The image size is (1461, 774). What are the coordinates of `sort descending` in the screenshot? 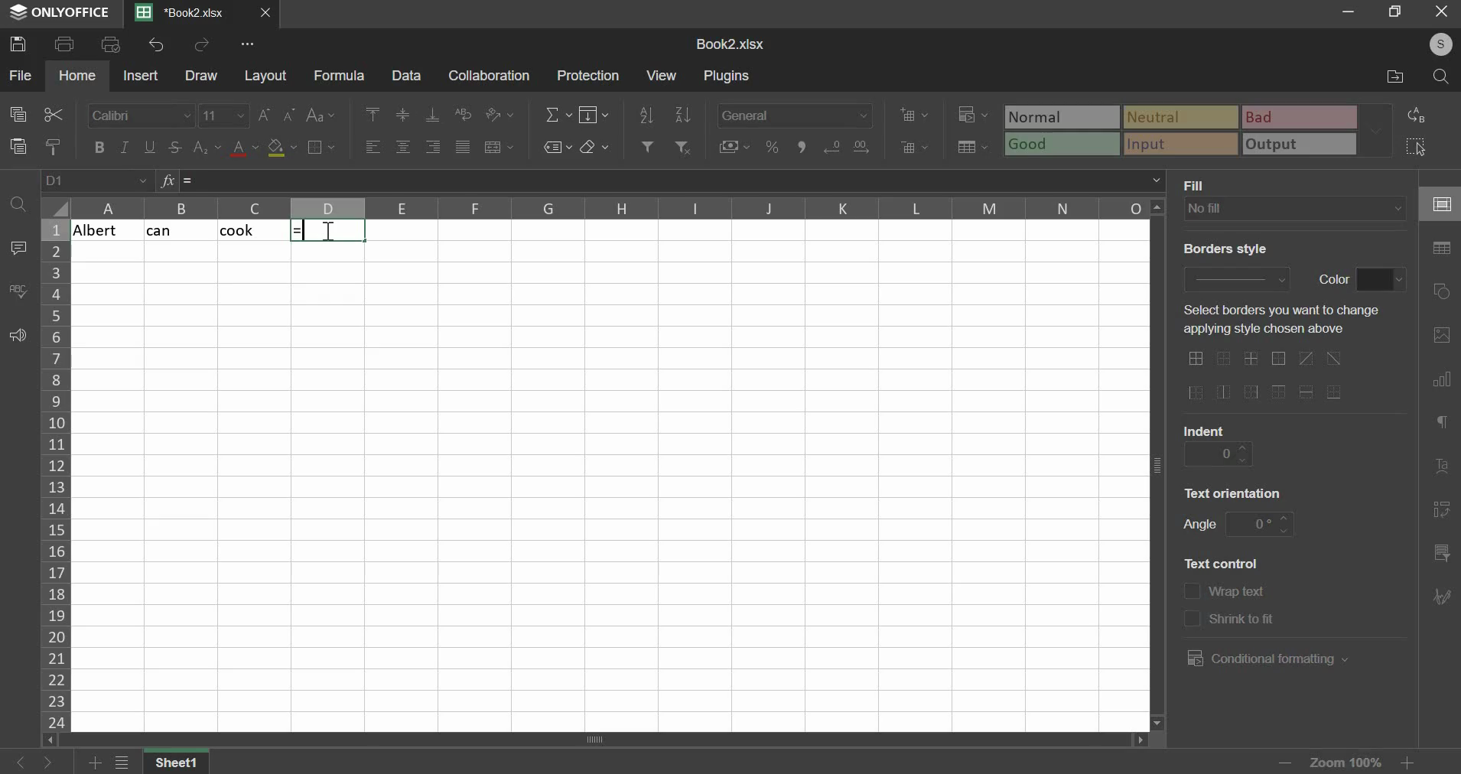 It's located at (682, 114).